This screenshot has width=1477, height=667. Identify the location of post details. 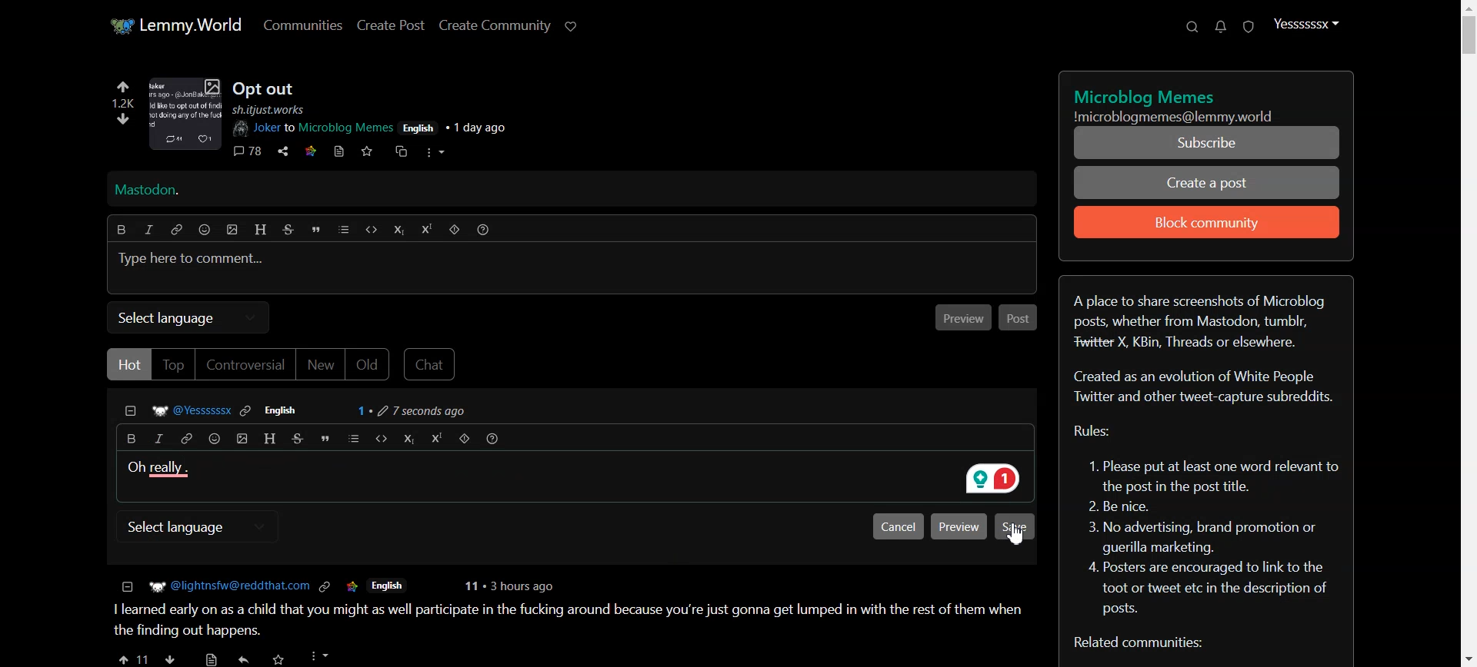
(385, 118).